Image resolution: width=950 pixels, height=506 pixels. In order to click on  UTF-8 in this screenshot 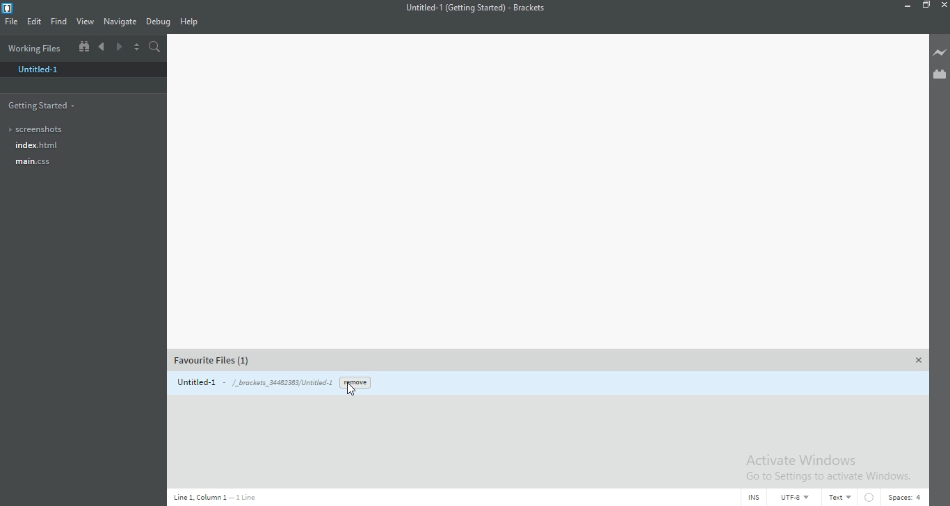, I will do `click(799, 497)`.